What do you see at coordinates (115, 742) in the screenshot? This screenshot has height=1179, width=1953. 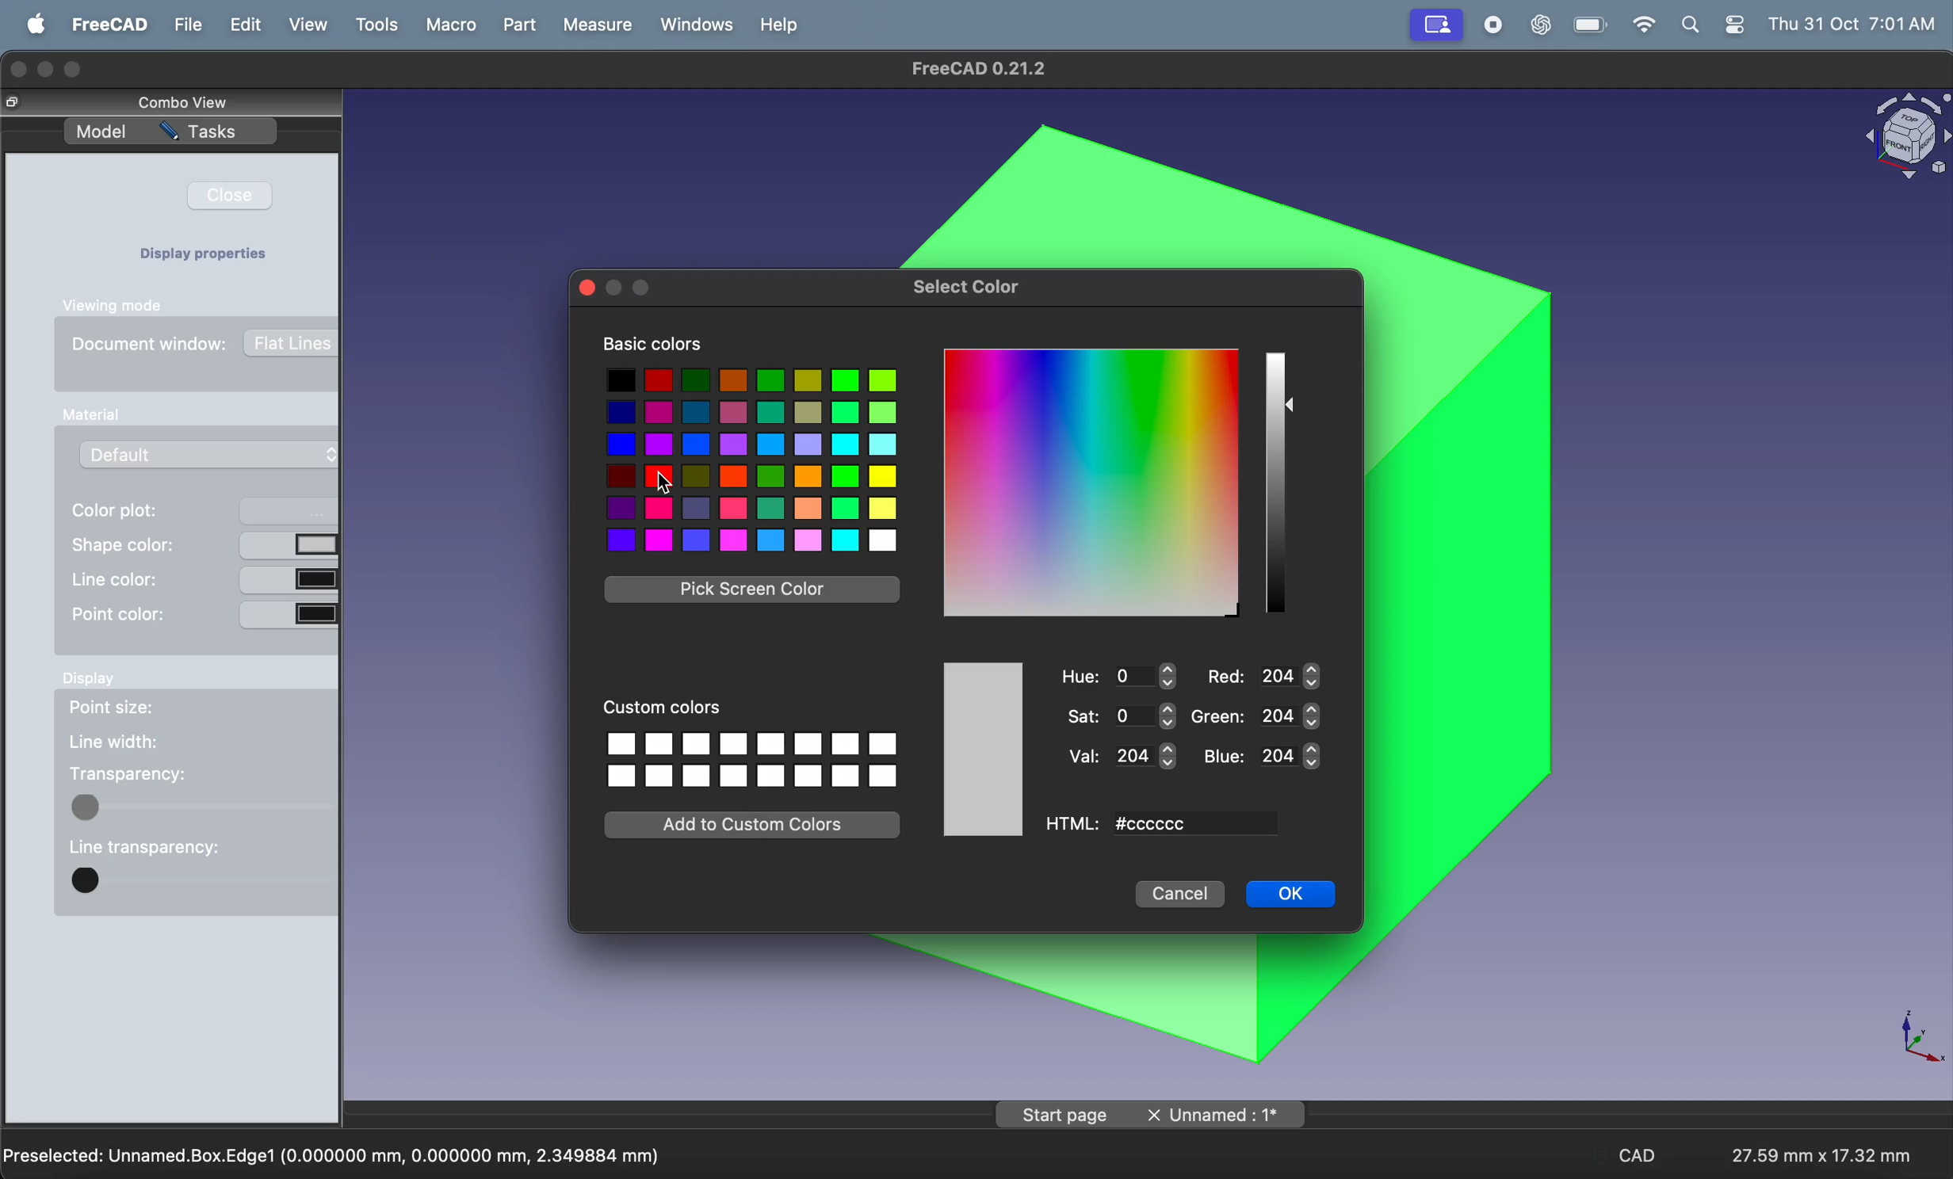 I see `line width` at bounding box center [115, 742].